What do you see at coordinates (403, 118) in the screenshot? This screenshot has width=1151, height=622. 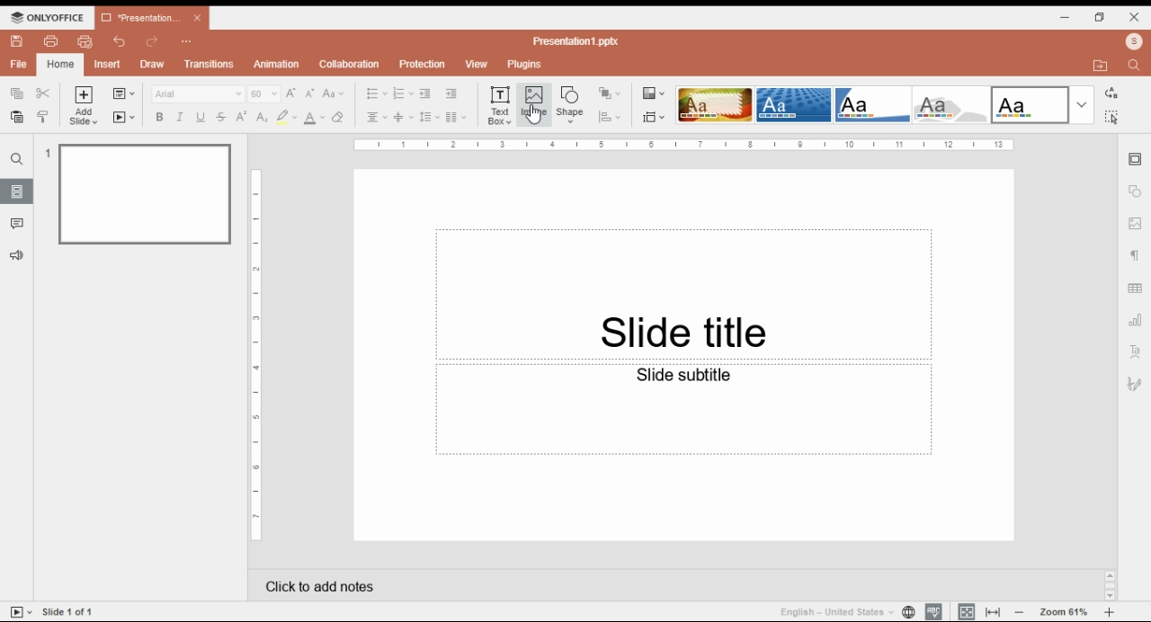 I see `vertical alignment` at bounding box center [403, 118].